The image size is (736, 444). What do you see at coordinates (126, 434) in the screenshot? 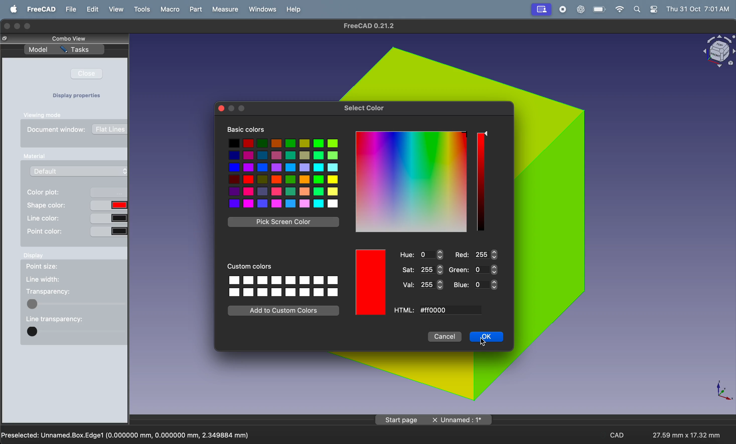
I see `preselected unamed` at bounding box center [126, 434].